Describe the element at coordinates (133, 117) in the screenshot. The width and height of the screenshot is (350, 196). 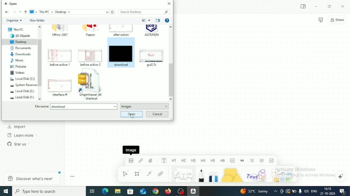
I see `Cursor` at that location.